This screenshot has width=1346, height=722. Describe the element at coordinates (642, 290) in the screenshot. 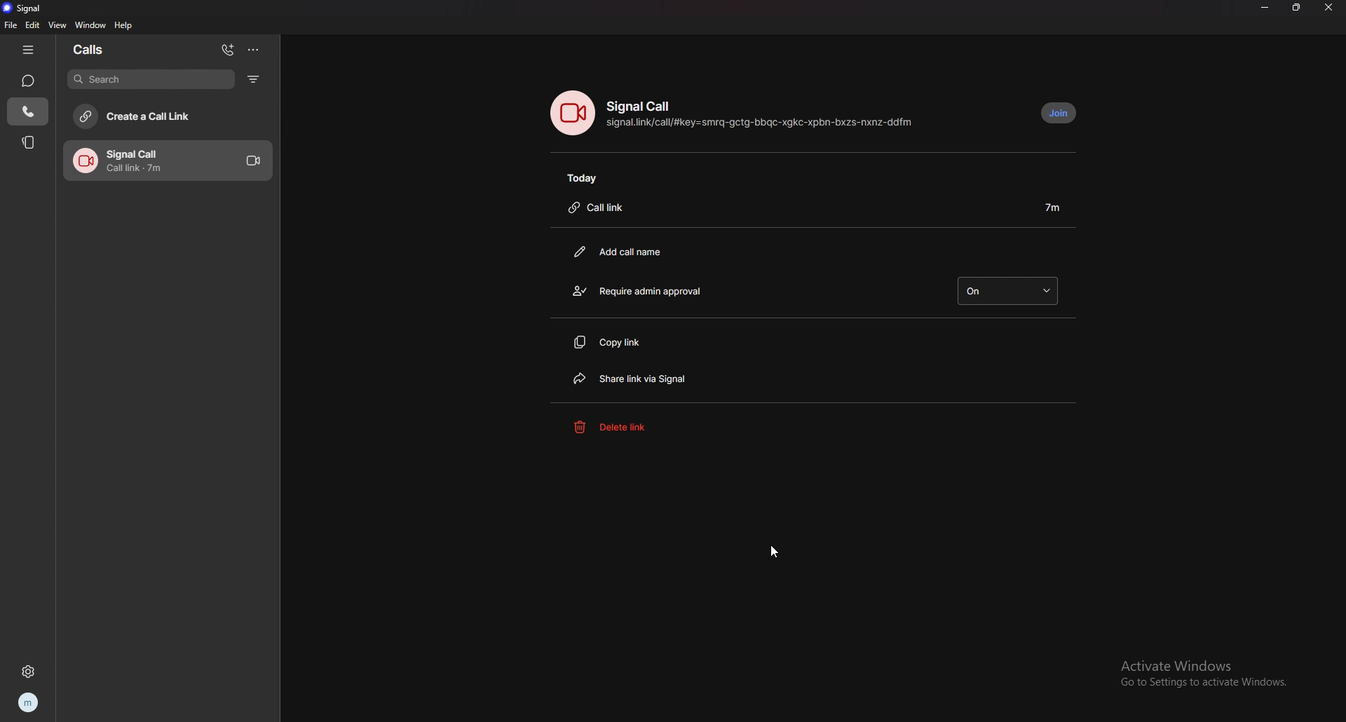

I see `require admin approval` at that location.